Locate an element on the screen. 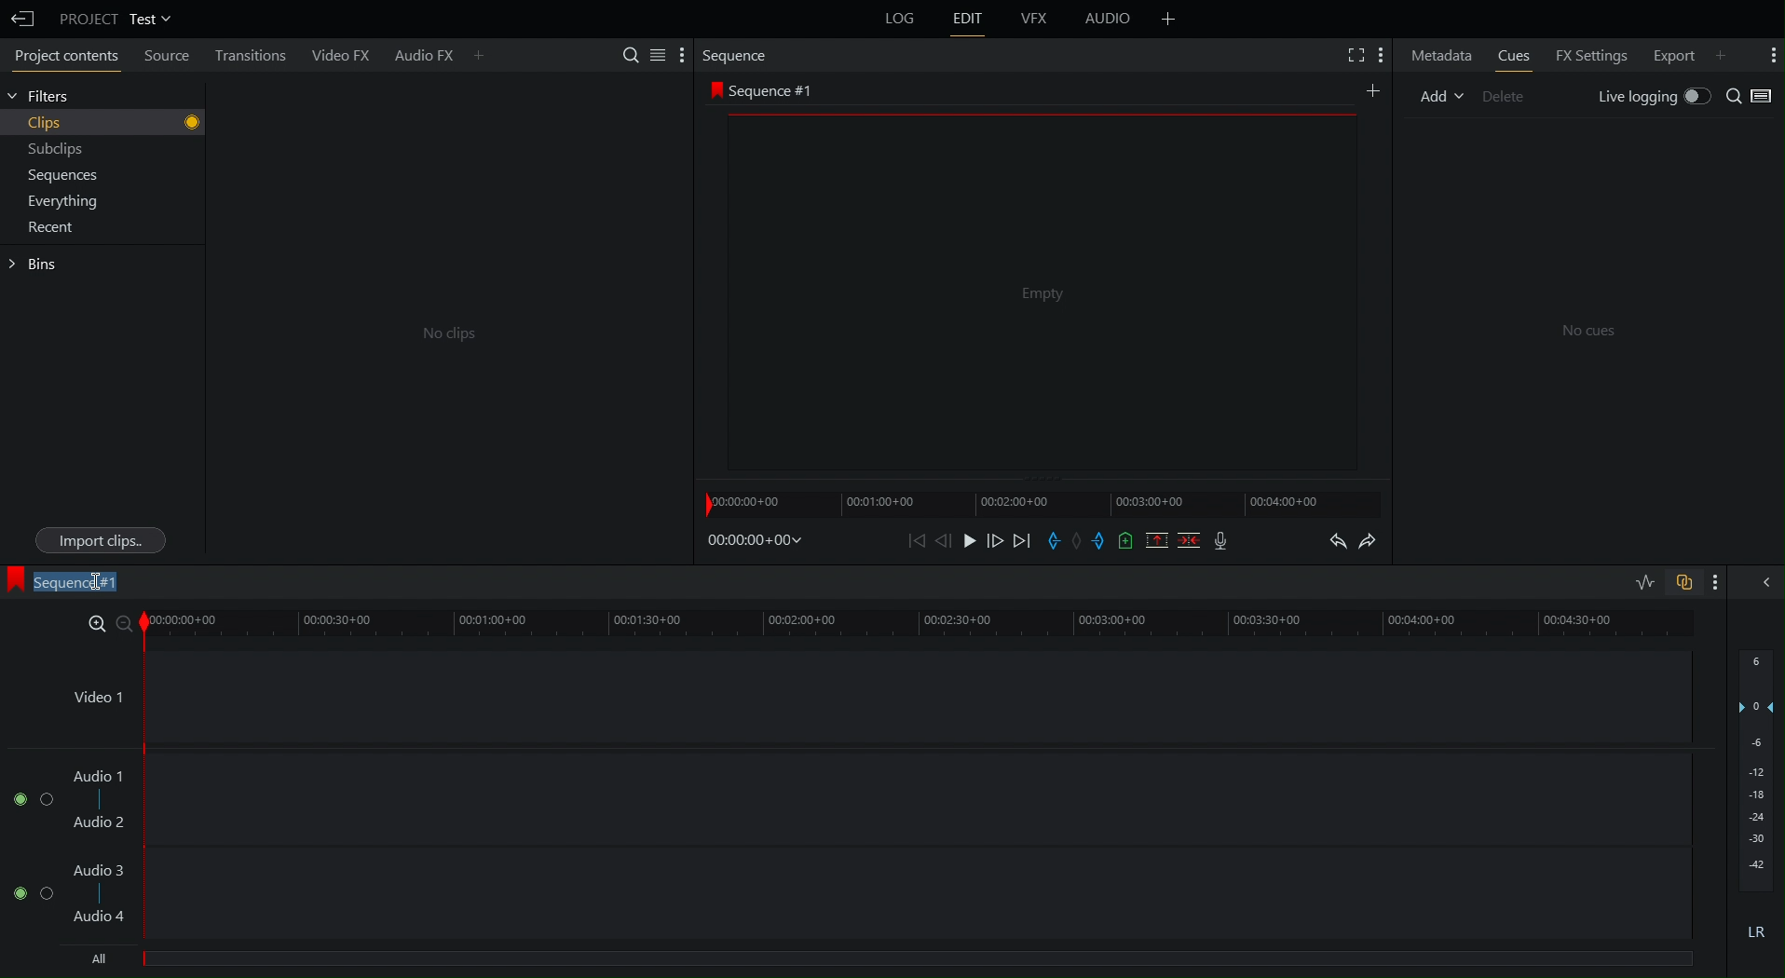 This screenshot has height=978, width=1785. Place Entry Marker is located at coordinates (1055, 541).